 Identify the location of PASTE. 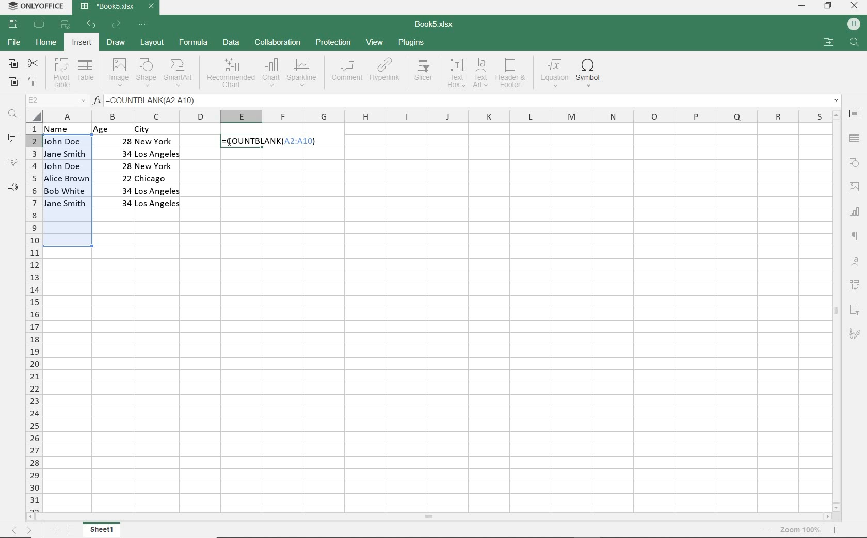
(13, 82).